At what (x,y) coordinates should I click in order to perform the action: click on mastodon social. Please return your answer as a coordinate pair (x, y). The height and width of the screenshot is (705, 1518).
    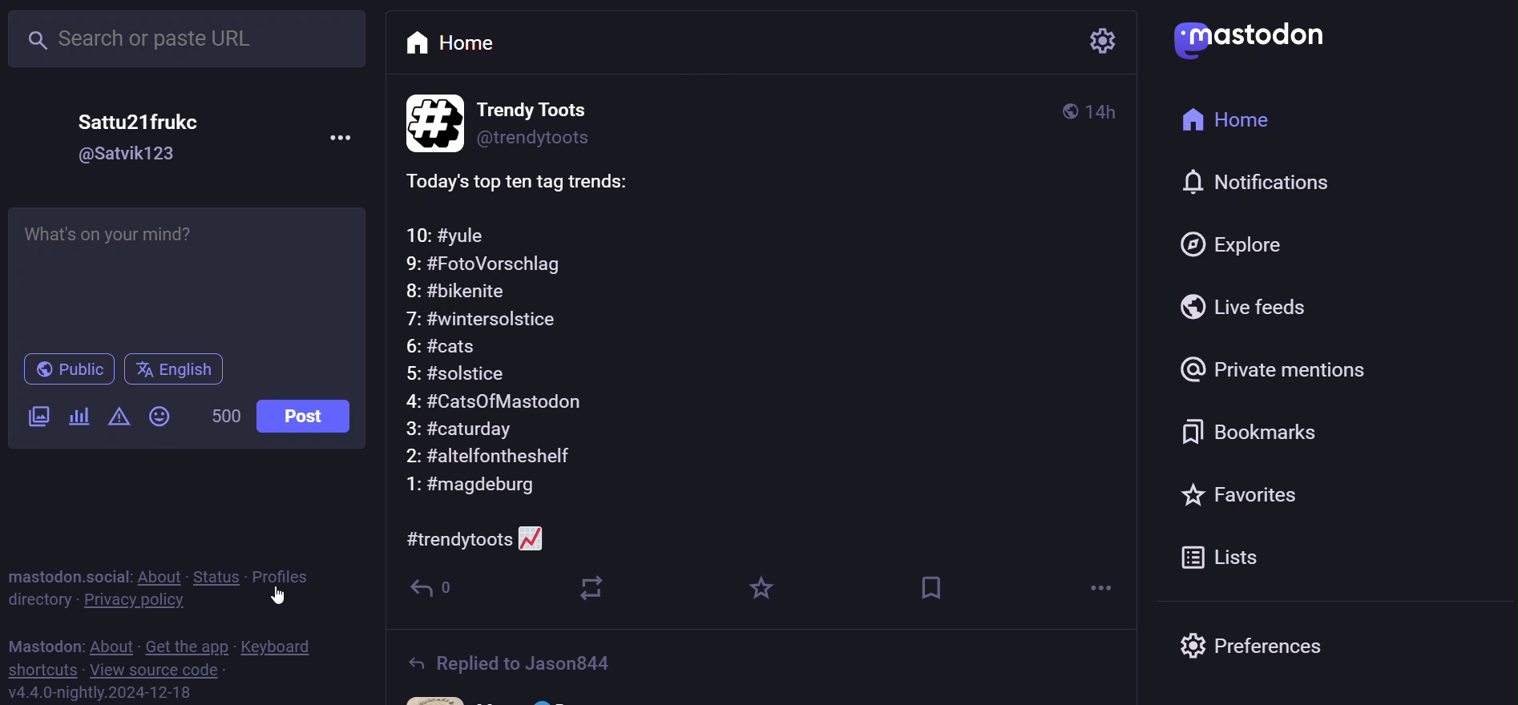
    Looking at the image, I should click on (63, 575).